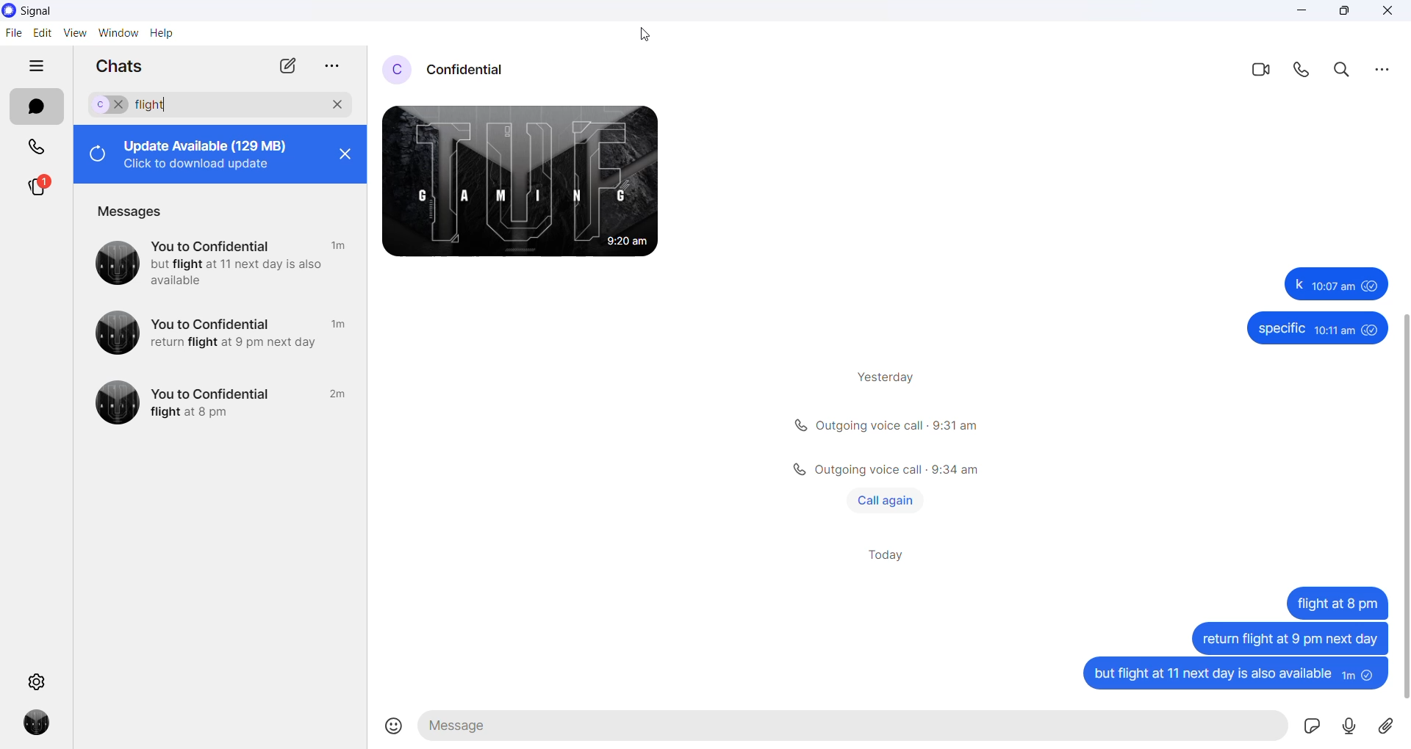 The image size is (1411, 749). What do you see at coordinates (36, 67) in the screenshot?
I see `hide tabs` at bounding box center [36, 67].